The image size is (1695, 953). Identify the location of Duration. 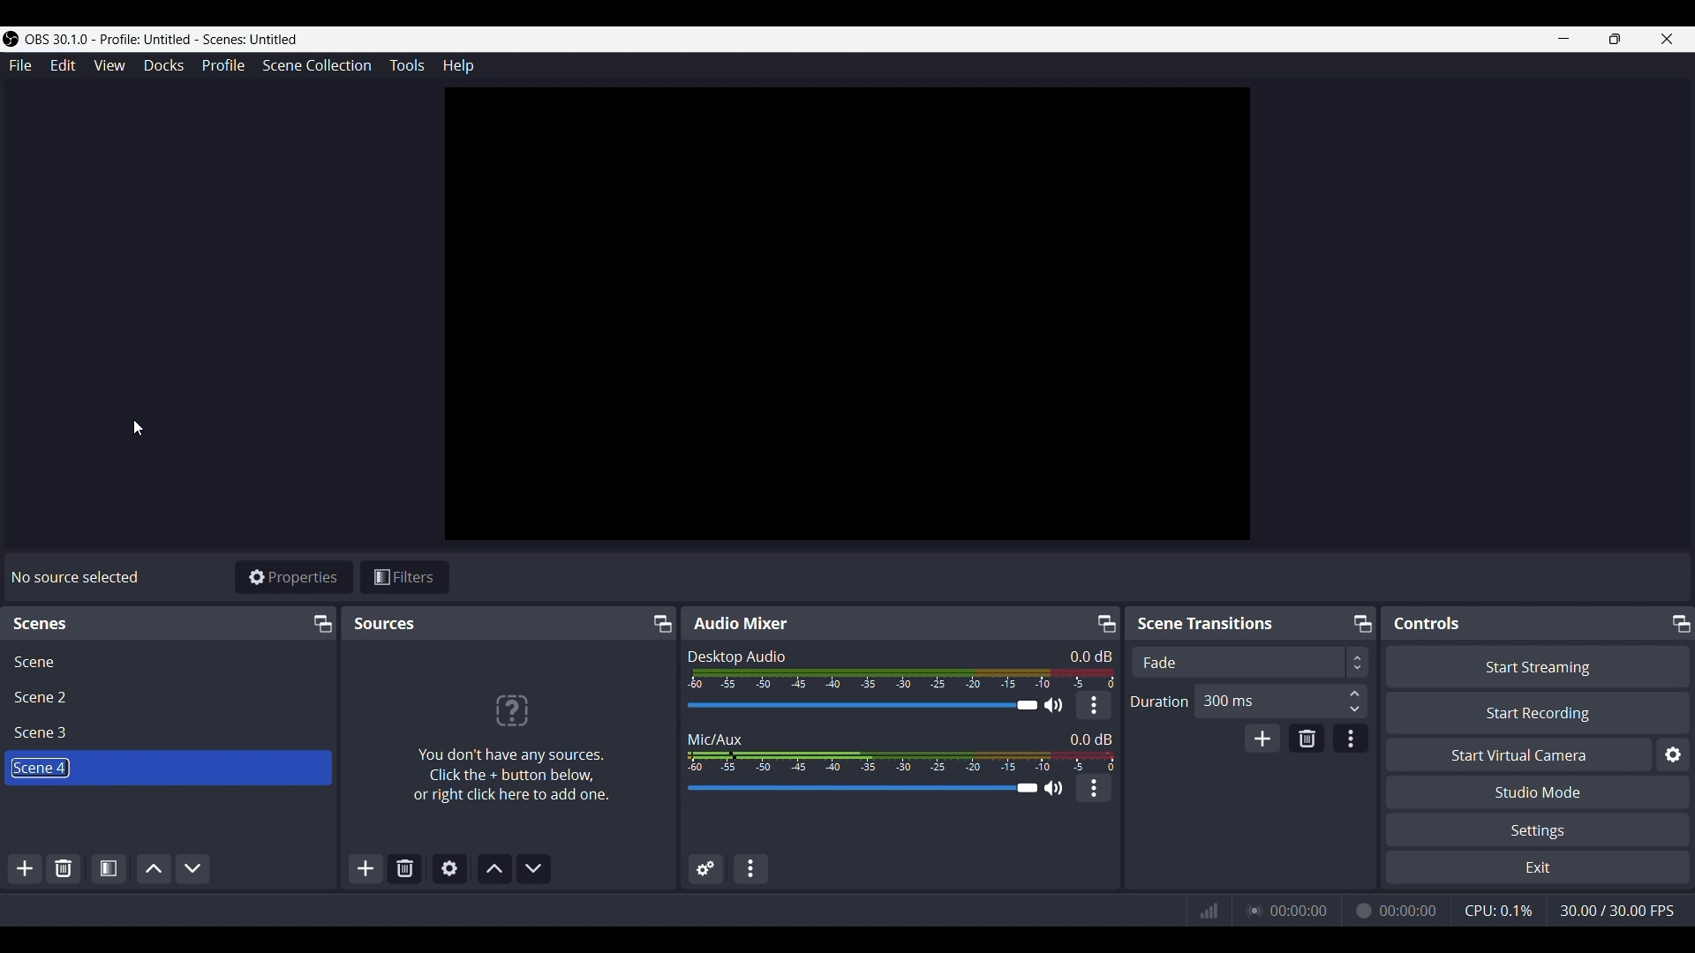
(1159, 702).